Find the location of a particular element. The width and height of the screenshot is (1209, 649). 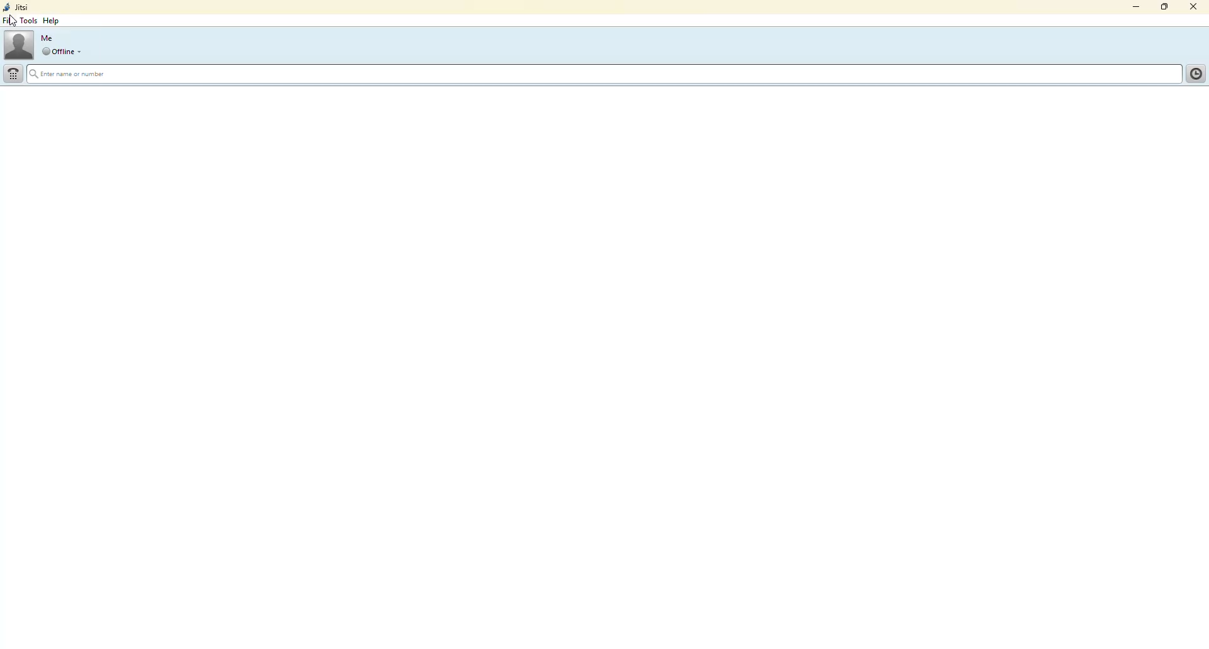

minimize is located at coordinates (1131, 8).